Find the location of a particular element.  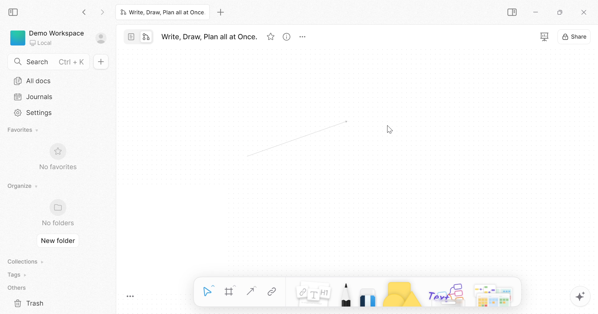

Sign in is located at coordinates (104, 39).